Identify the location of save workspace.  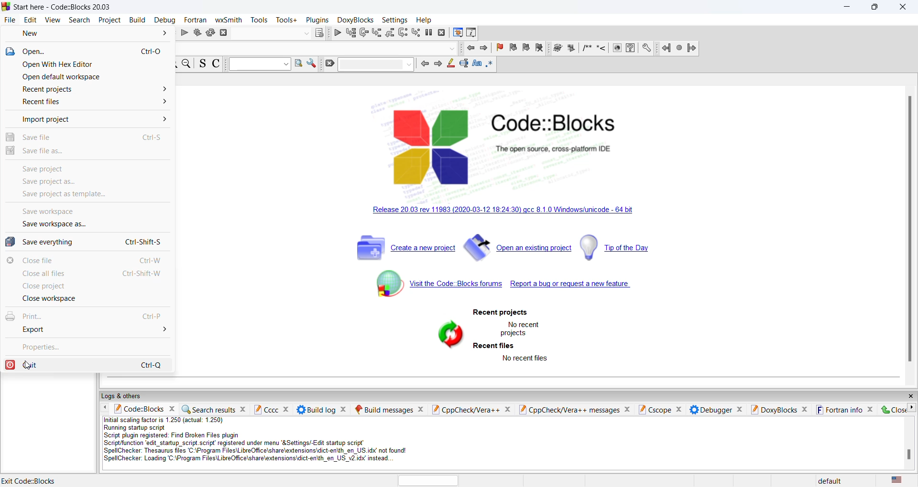
(83, 213).